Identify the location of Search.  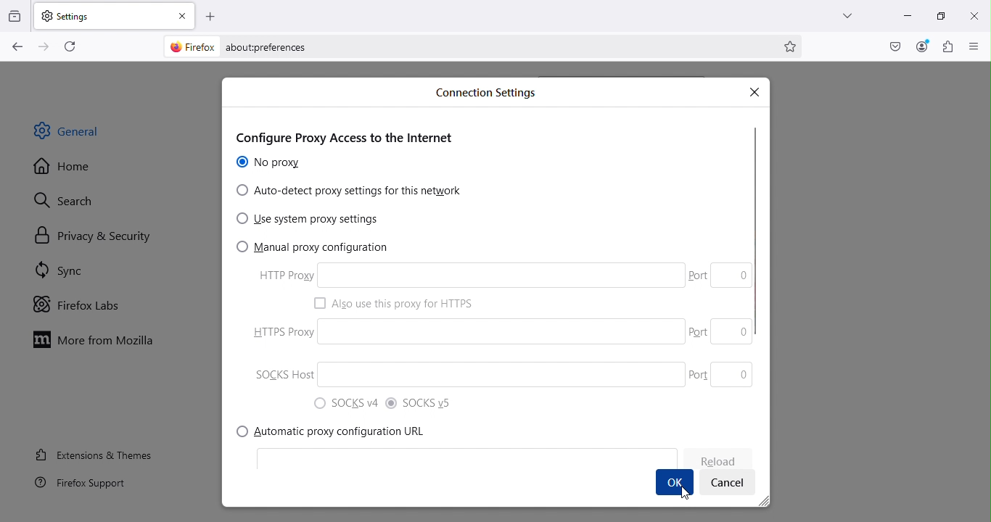
(82, 200).